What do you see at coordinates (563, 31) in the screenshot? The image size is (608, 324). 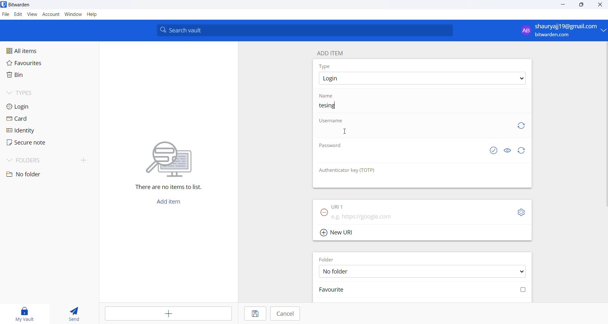 I see `login and logout options` at bounding box center [563, 31].